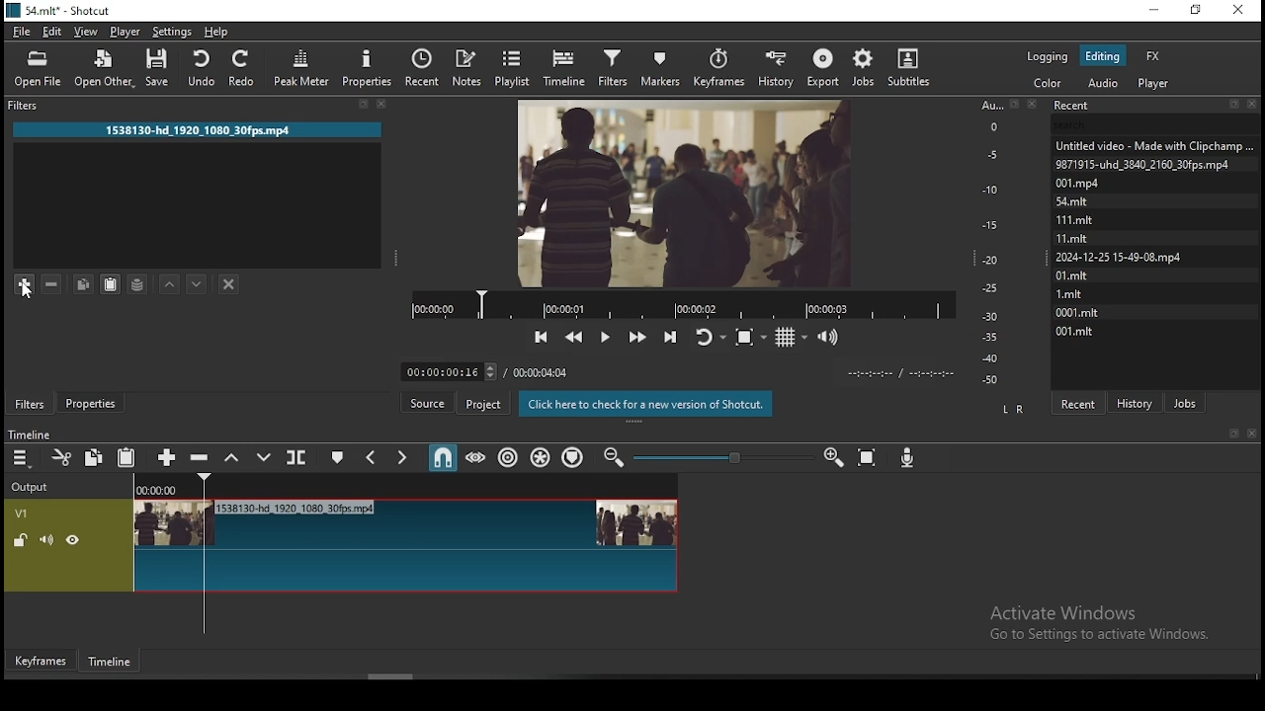 The width and height of the screenshot is (1265, 711). Describe the element at coordinates (174, 30) in the screenshot. I see `settings` at that location.